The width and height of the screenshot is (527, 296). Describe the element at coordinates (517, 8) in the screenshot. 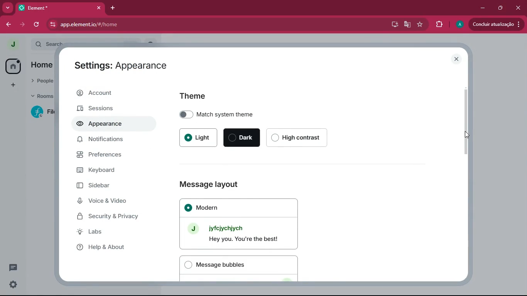

I see `close` at that location.